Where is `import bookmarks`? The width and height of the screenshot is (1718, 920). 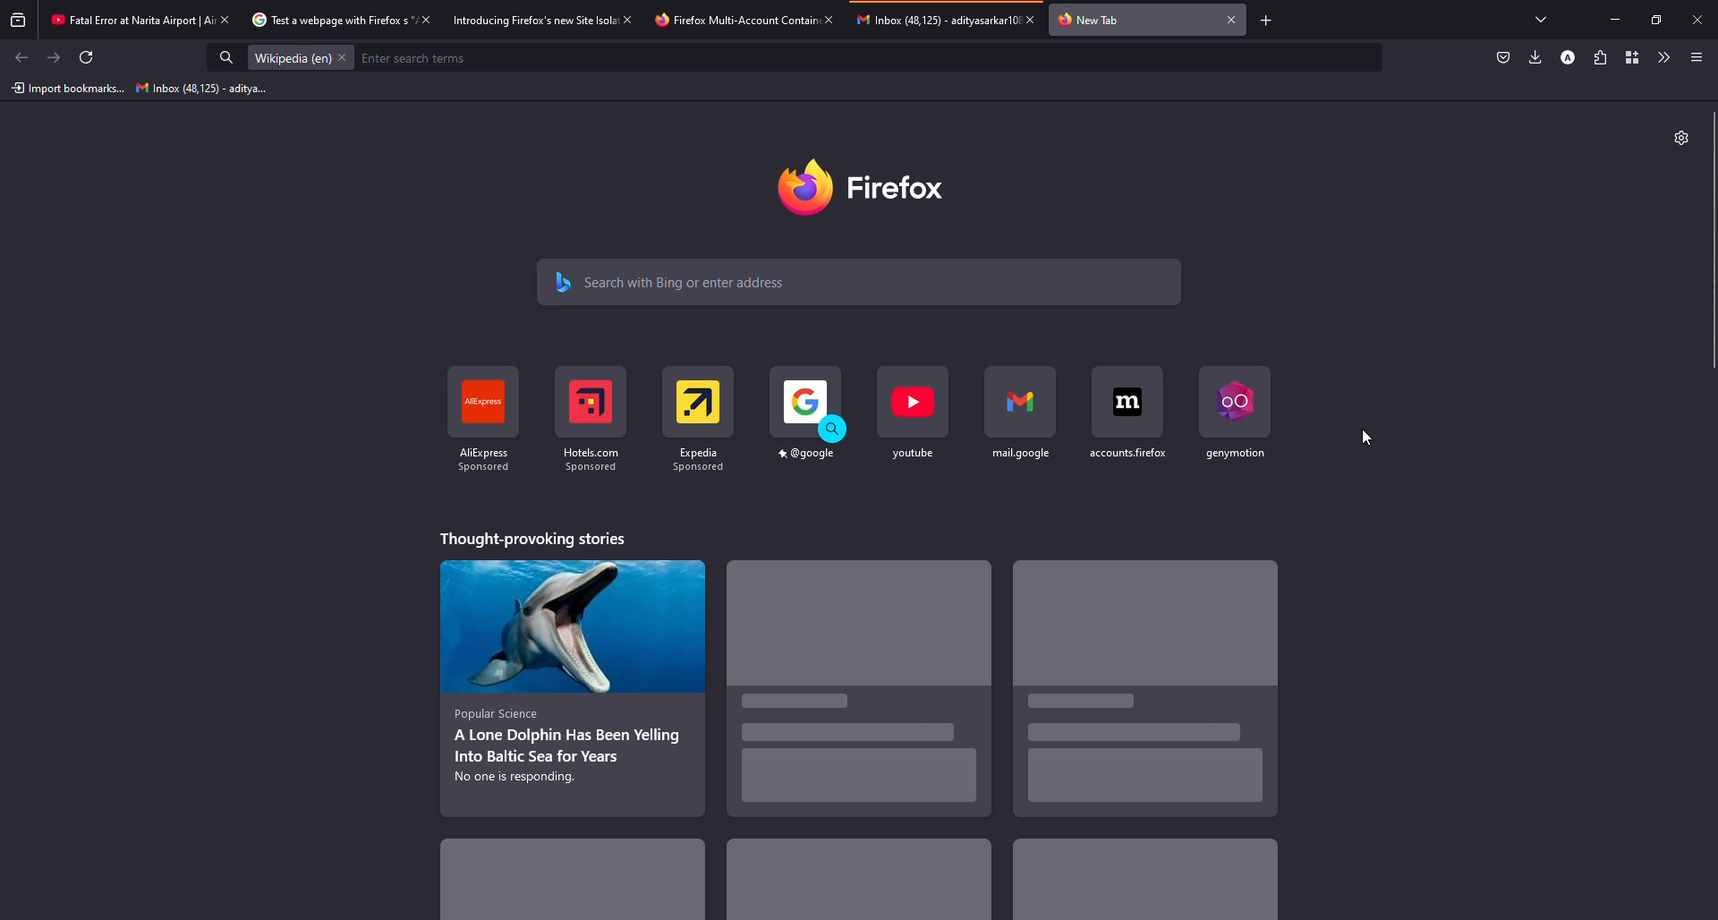
import bookmarks is located at coordinates (65, 89).